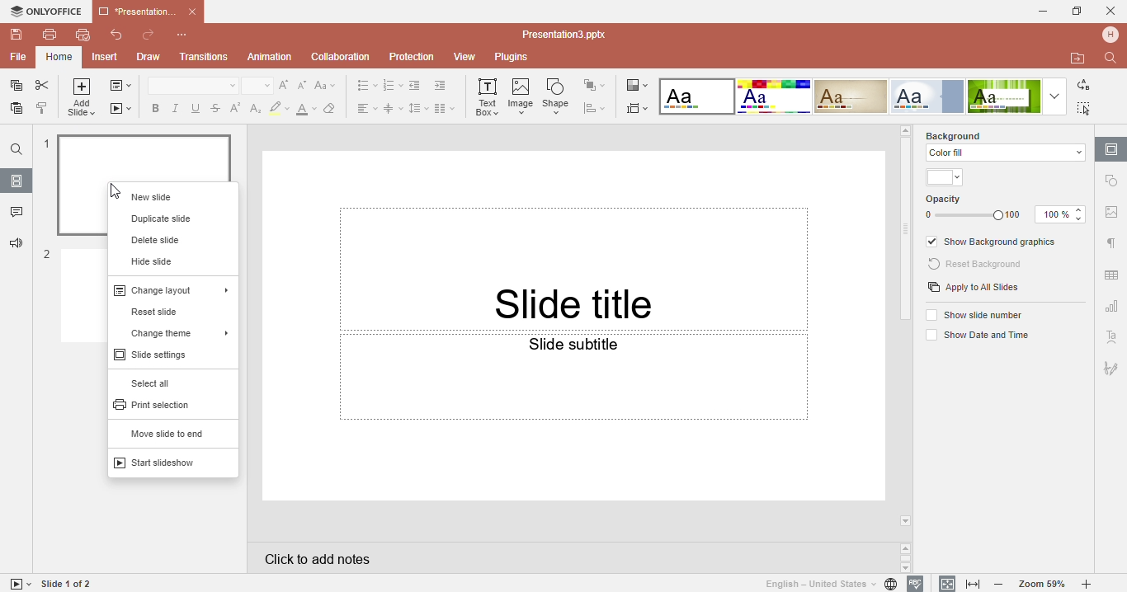  What do you see at coordinates (332, 107) in the screenshot?
I see `Clear style` at bounding box center [332, 107].